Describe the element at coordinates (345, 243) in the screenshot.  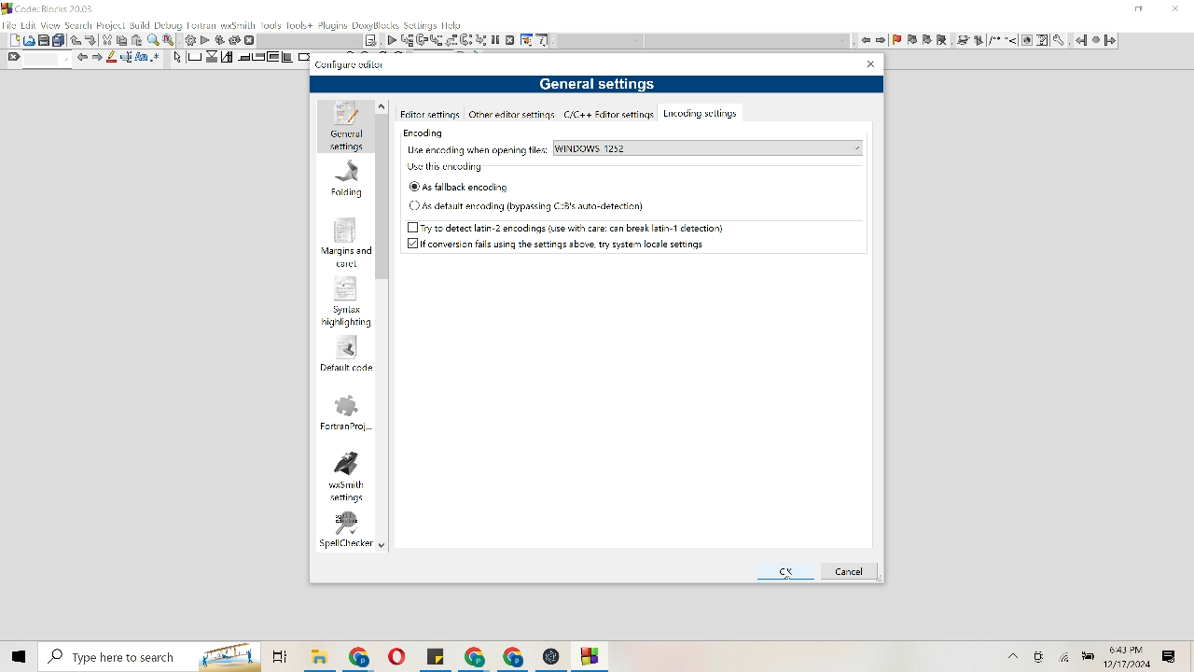
I see `Margins and carel` at that location.